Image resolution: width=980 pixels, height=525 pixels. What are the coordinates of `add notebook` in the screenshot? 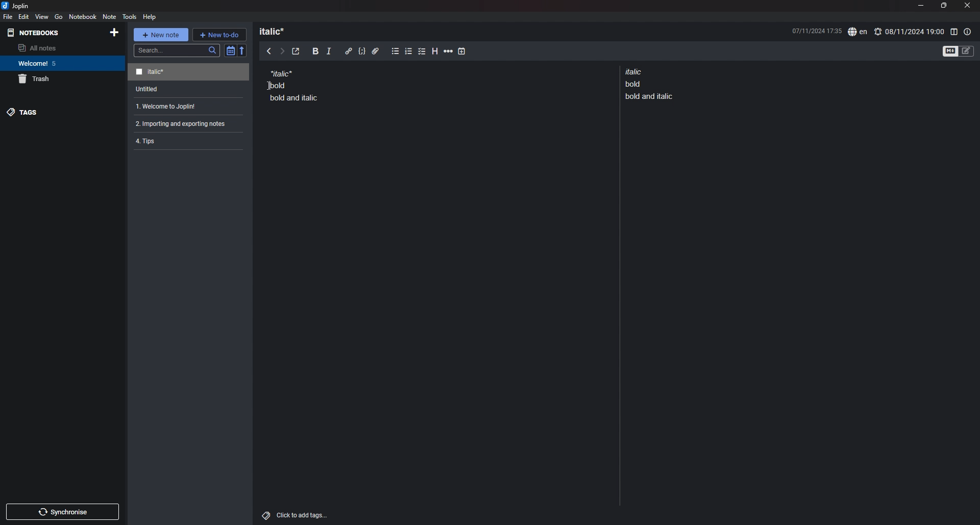 It's located at (113, 32).